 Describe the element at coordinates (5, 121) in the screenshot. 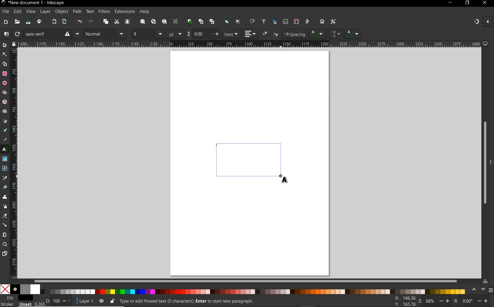

I see `pen tool` at that location.